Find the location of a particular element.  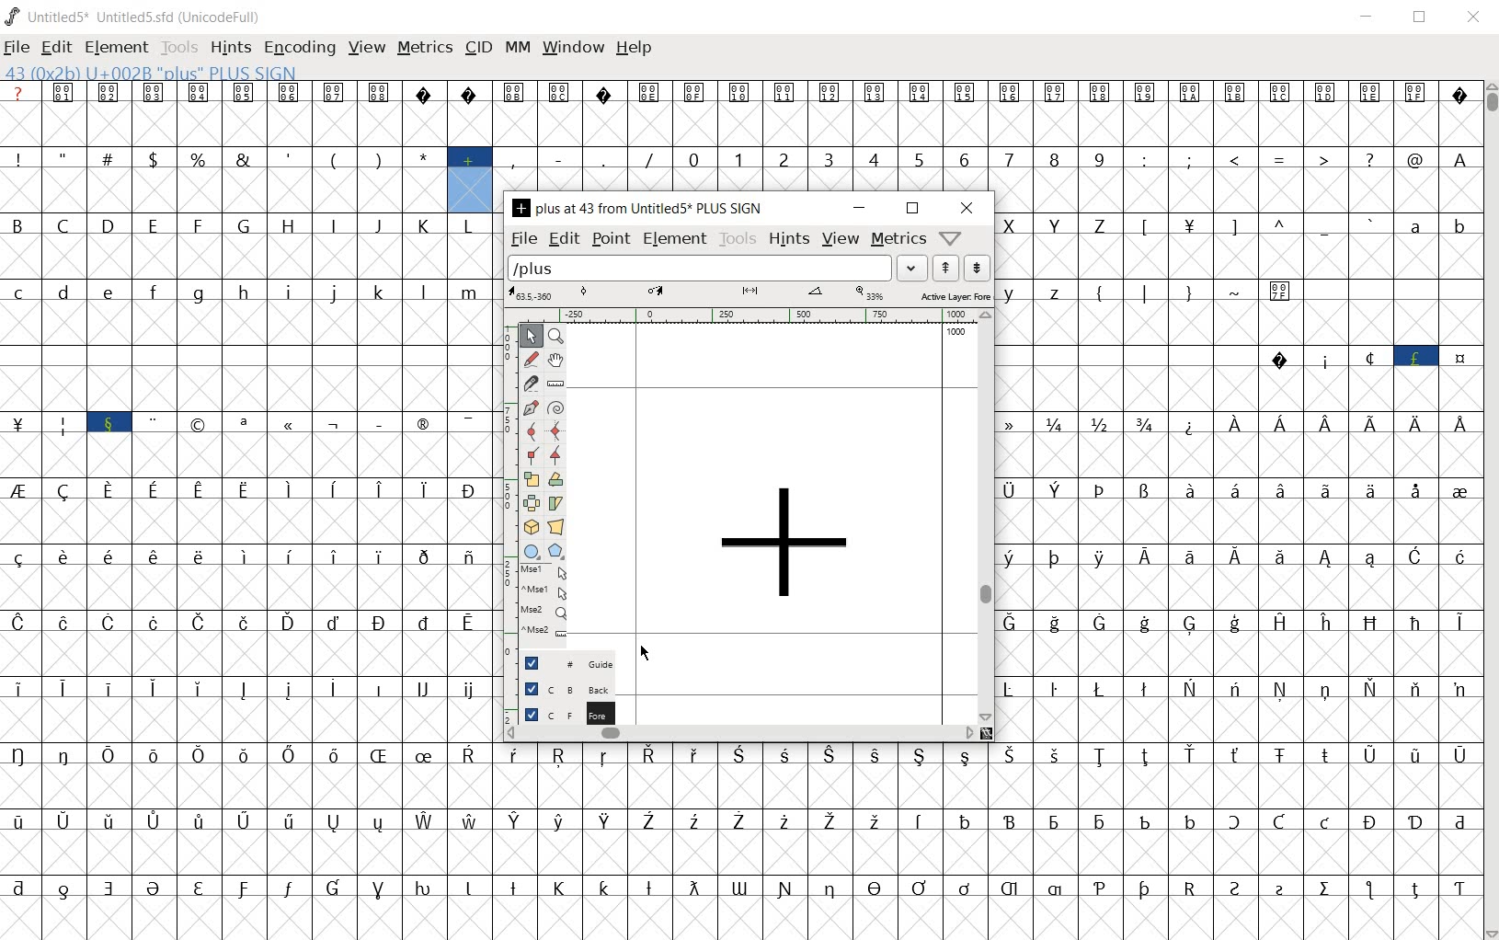

rotate the selection in 3D and project back to plane is located at coordinates (532, 526).